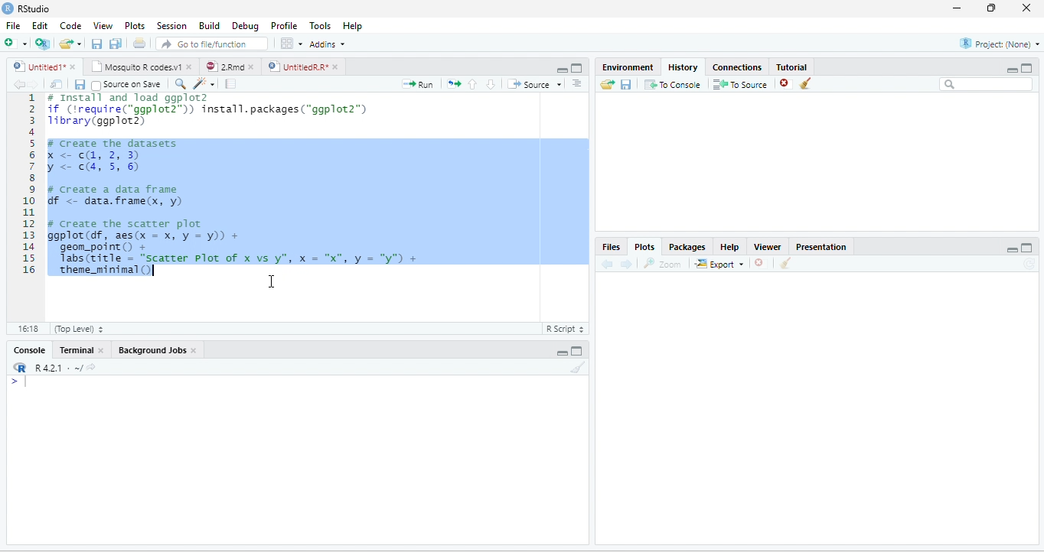 This screenshot has width=1044, height=552. What do you see at coordinates (91, 366) in the screenshot?
I see `View the current working directory` at bounding box center [91, 366].